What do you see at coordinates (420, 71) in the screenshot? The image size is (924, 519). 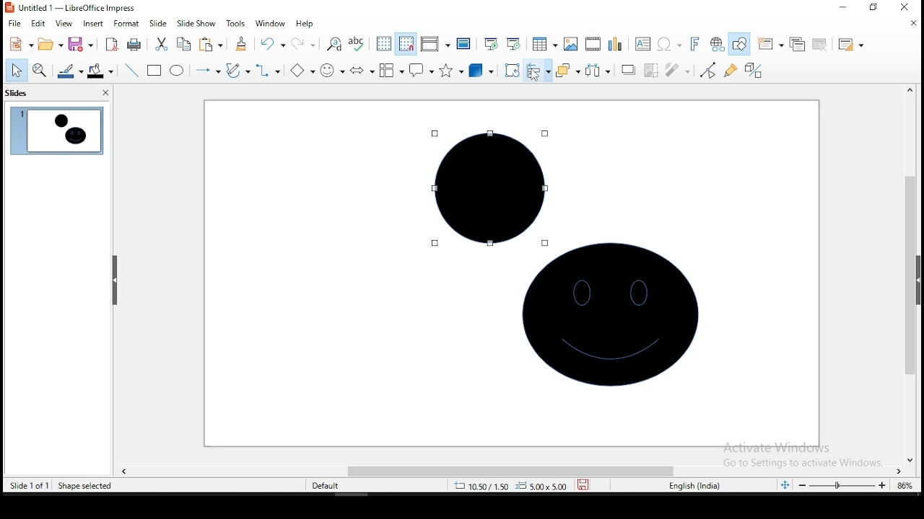 I see `callout shape` at bounding box center [420, 71].